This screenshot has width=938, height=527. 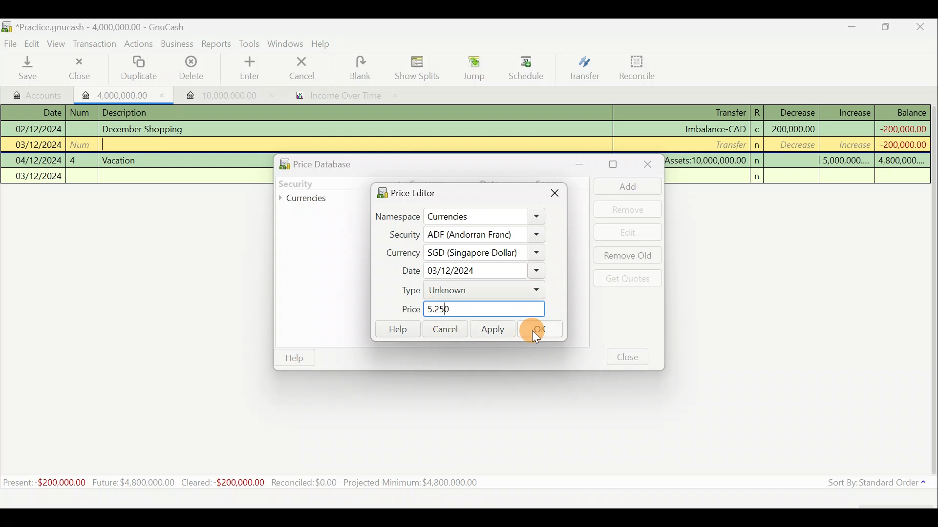 I want to click on SGD, so click(x=486, y=253).